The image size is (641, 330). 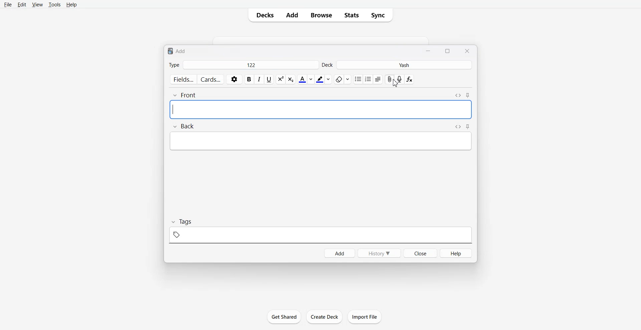 I want to click on Bold, so click(x=249, y=79).